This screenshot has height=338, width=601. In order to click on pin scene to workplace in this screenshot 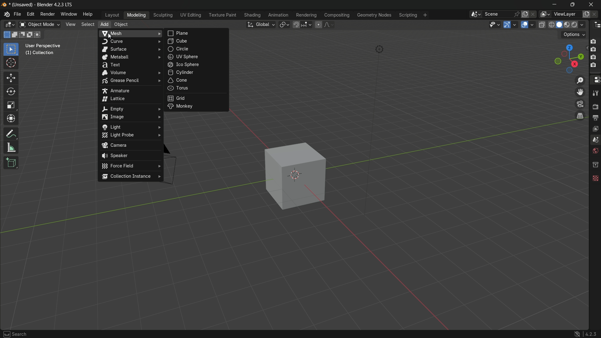, I will do `click(517, 14)`.